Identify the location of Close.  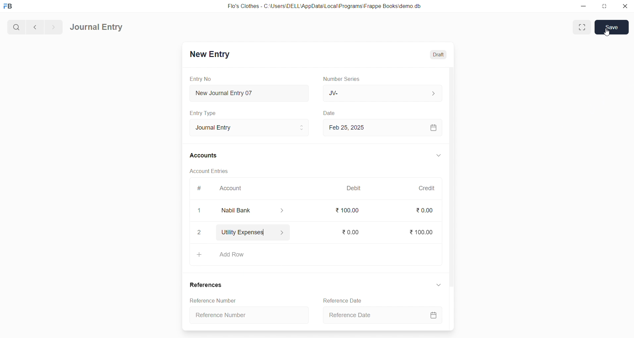
(199, 233).